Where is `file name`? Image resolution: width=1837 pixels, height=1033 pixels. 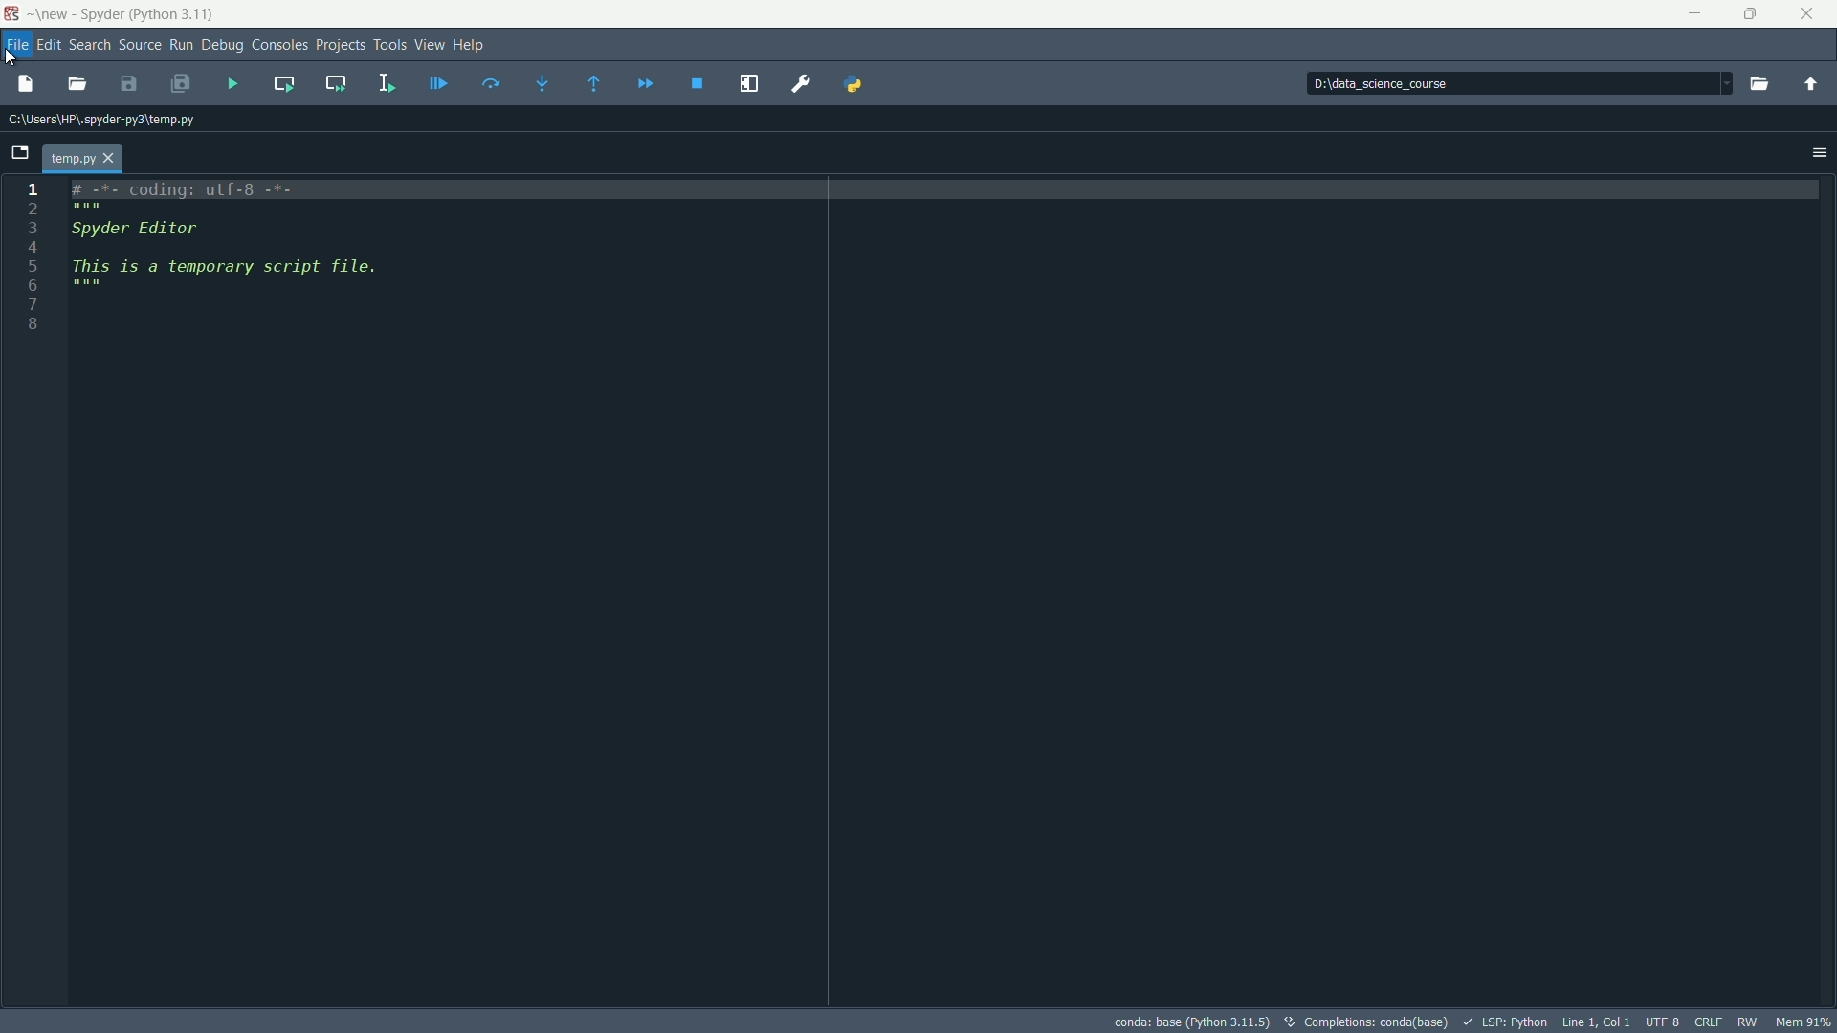
file name is located at coordinates (84, 159).